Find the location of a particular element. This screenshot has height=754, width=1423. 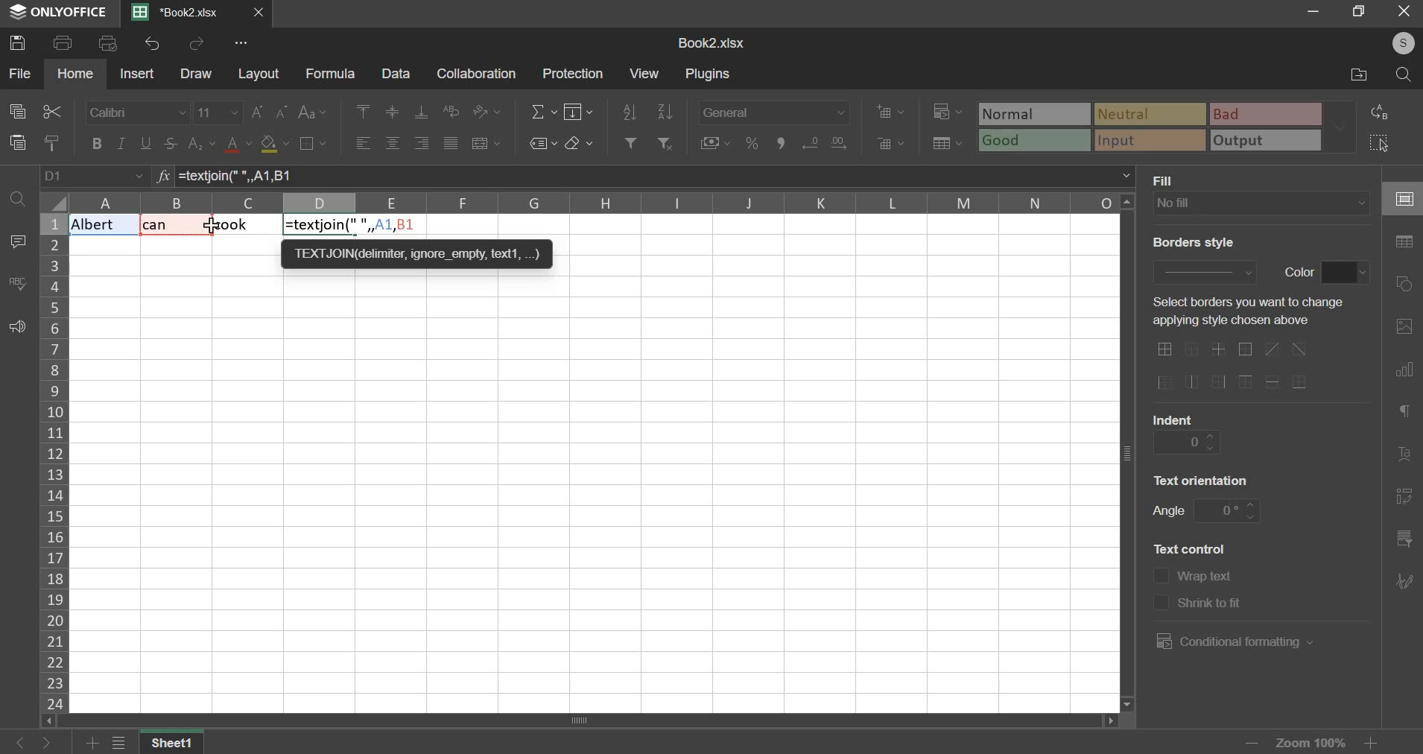

fill color is located at coordinates (274, 145).